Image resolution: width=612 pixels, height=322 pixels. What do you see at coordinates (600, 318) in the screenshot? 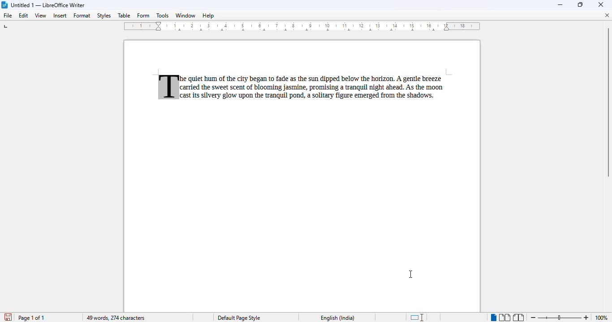
I see `100%` at bounding box center [600, 318].